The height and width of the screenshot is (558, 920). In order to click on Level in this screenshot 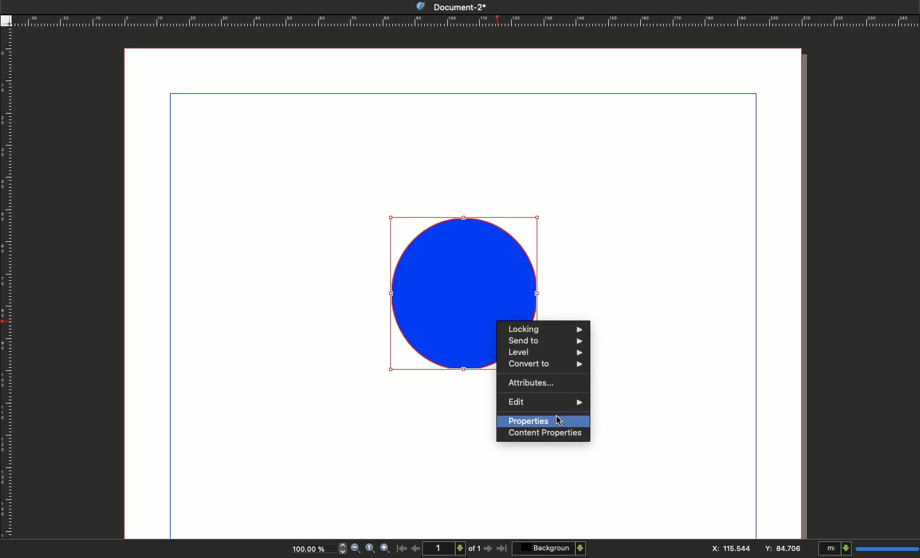, I will do `click(544, 351)`.